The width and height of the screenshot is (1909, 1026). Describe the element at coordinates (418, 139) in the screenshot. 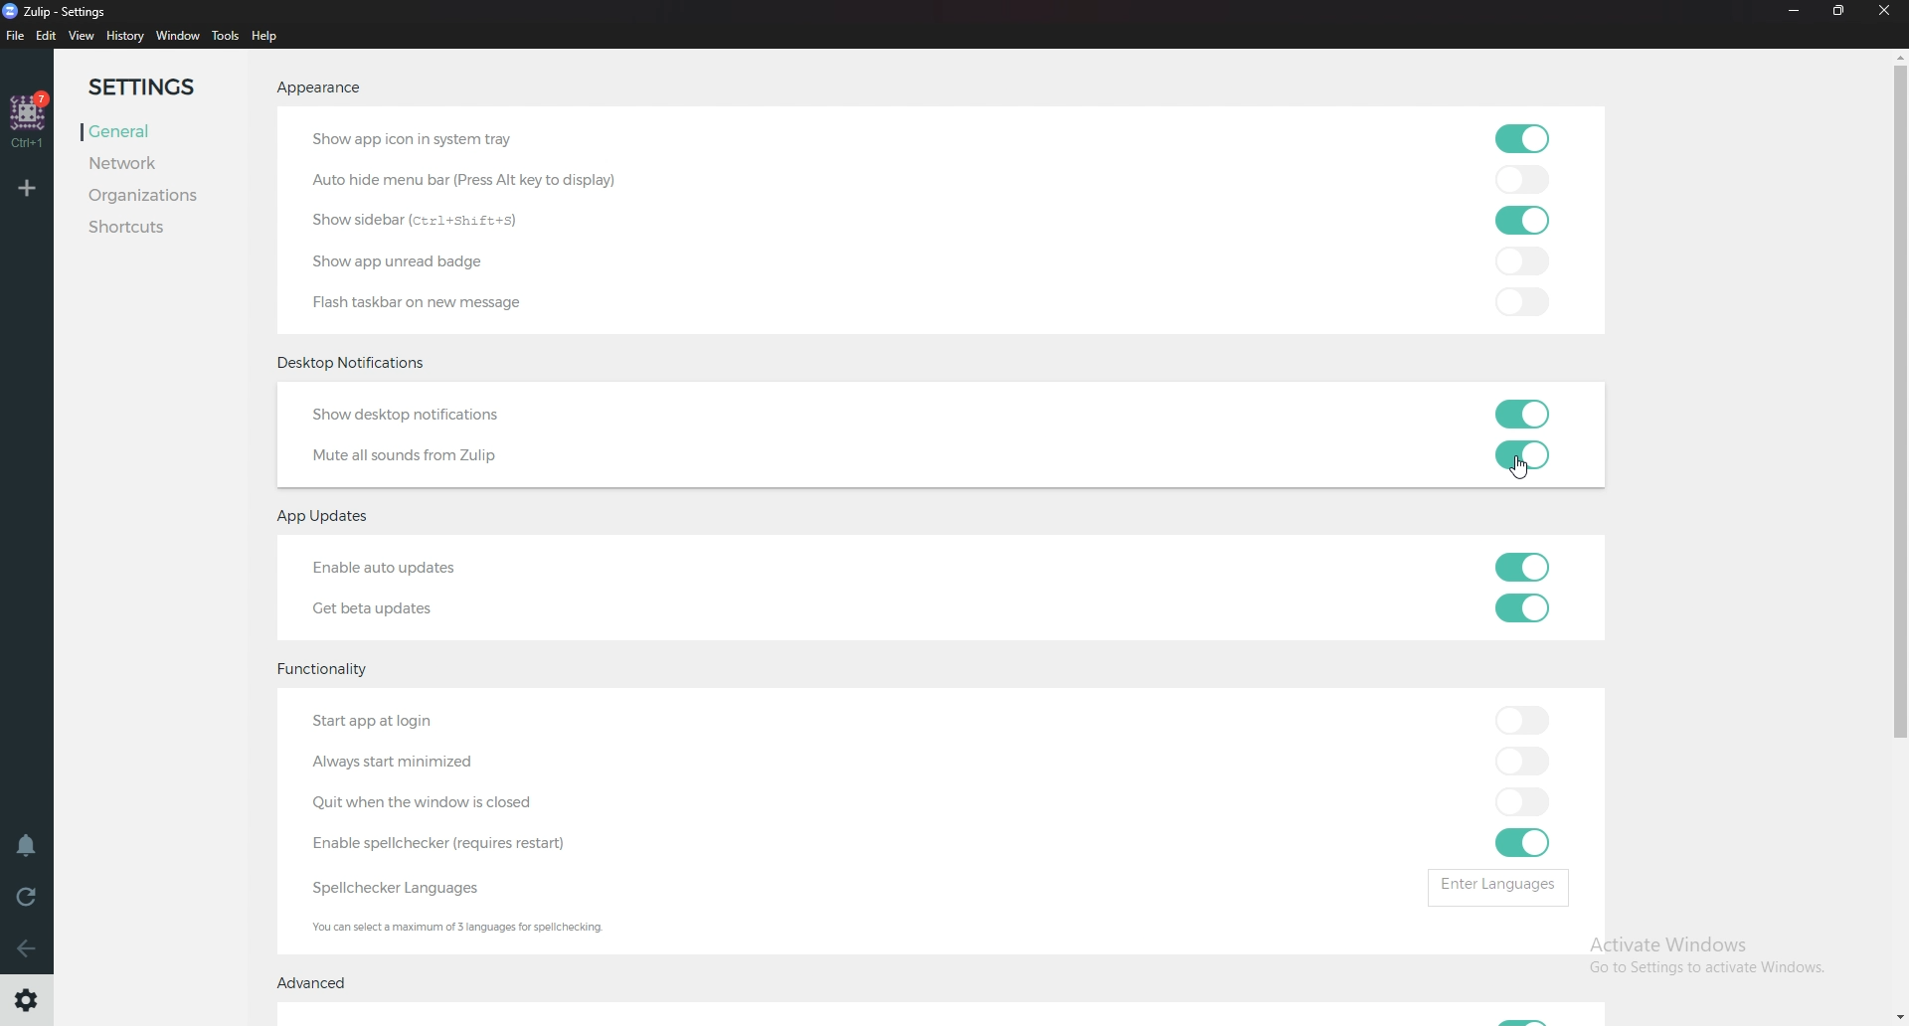

I see `Show app icon in system tray` at that location.